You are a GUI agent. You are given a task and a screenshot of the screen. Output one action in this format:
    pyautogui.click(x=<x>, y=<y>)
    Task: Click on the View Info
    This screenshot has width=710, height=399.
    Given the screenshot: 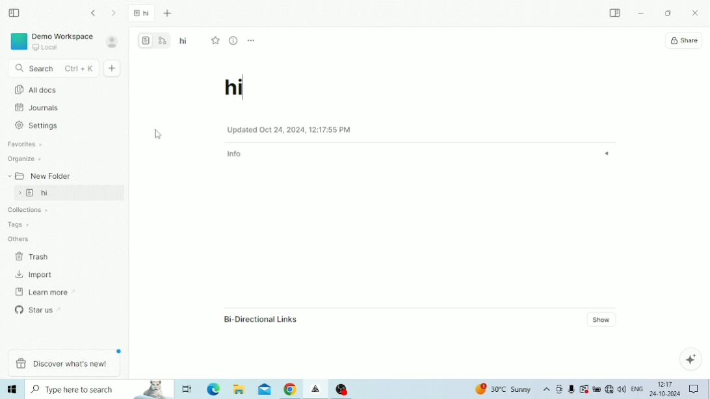 What is the action you would take?
    pyautogui.click(x=234, y=40)
    